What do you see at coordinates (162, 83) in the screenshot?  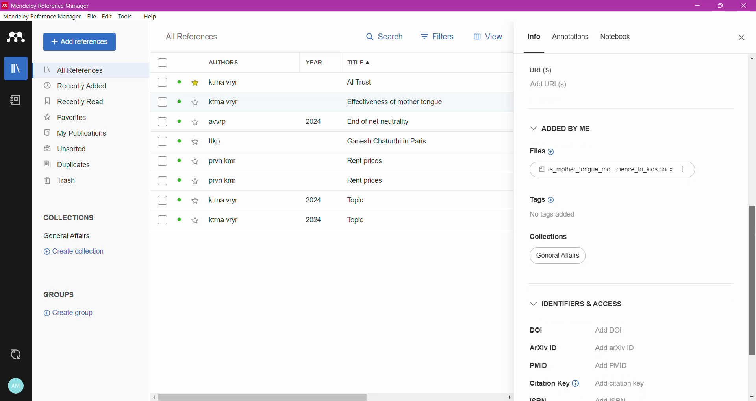 I see `box` at bounding box center [162, 83].